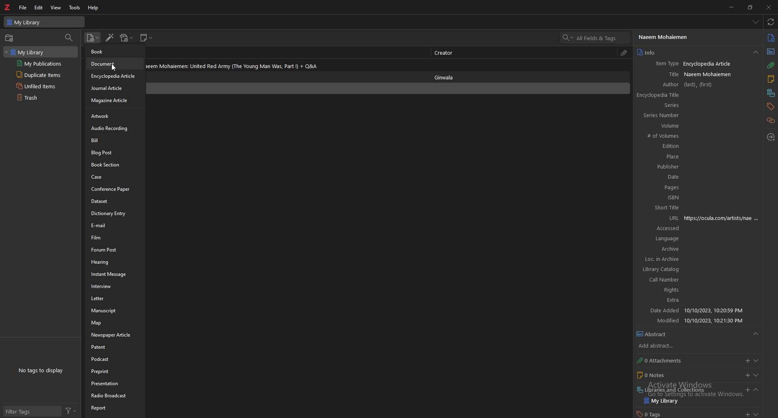  What do you see at coordinates (38, 98) in the screenshot?
I see `trash` at bounding box center [38, 98].